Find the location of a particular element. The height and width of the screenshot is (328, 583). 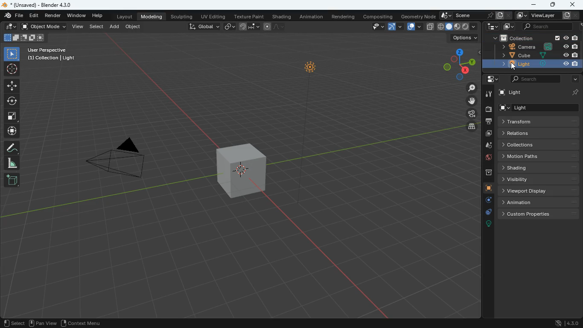

add is located at coordinates (115, 27).